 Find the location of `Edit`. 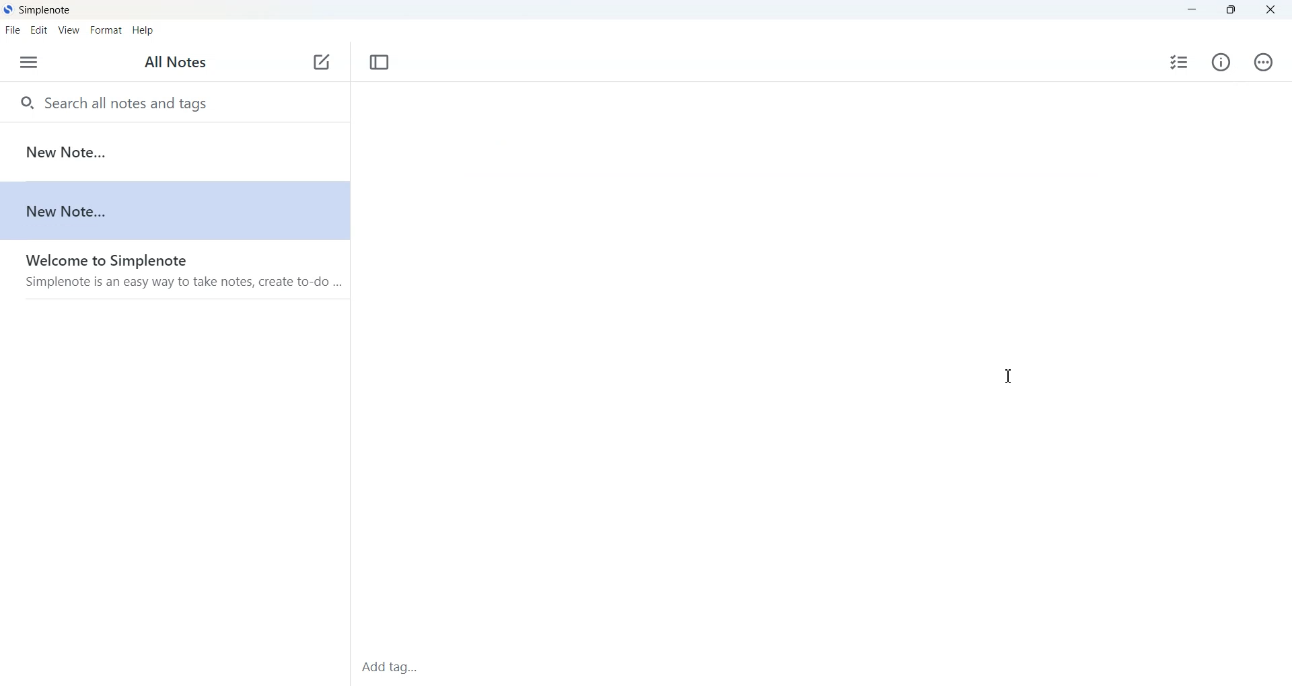

Edit is located at coordinates (39, 30).